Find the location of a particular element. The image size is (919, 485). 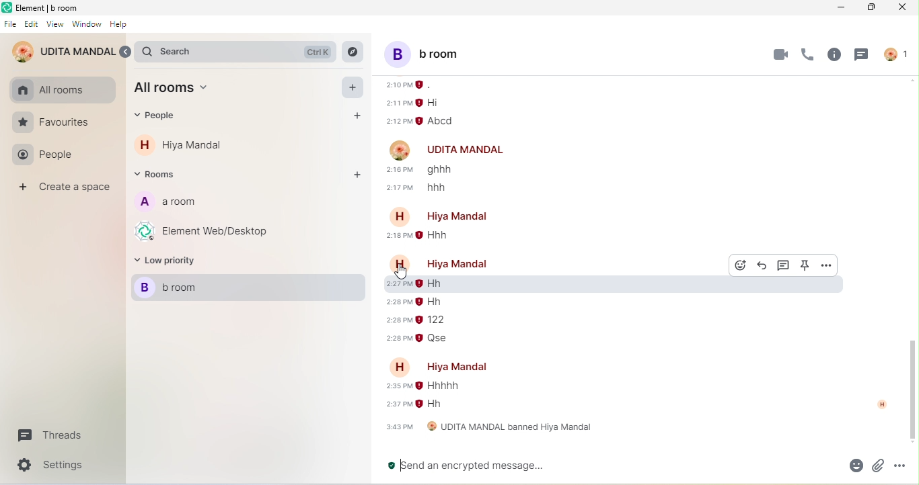

emoji is located at coordinates (856, 464).